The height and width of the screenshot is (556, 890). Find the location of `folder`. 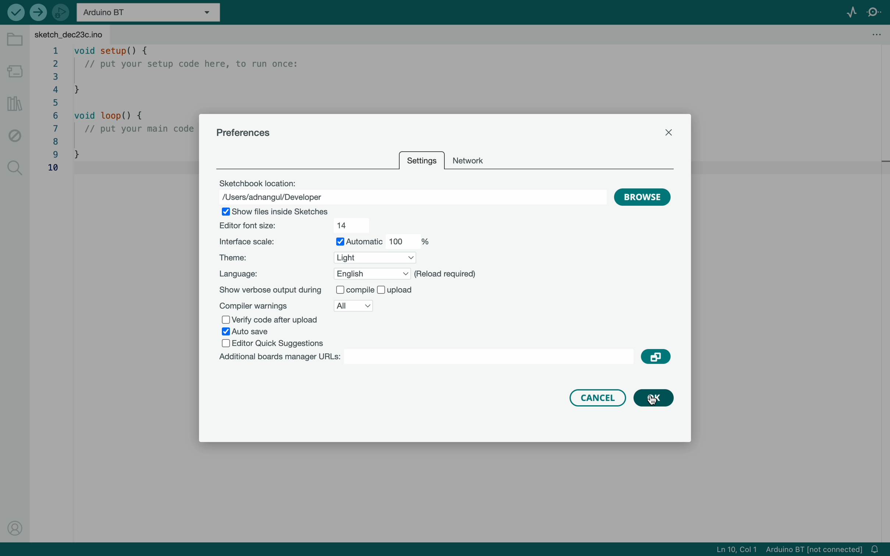

folder is located at coordinates (15, 40).